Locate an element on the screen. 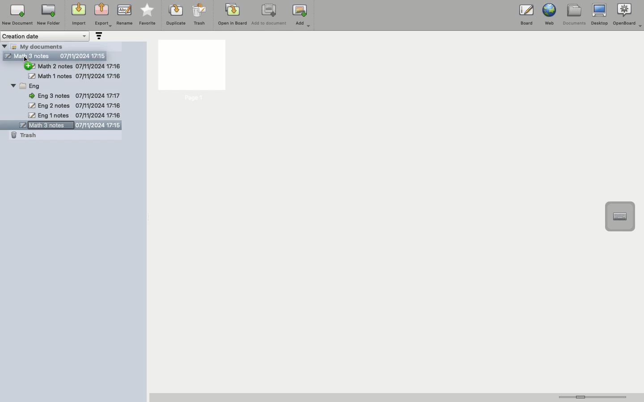 This screenshot has height=402, width=644. Documents is located at coordinates (574, 15).